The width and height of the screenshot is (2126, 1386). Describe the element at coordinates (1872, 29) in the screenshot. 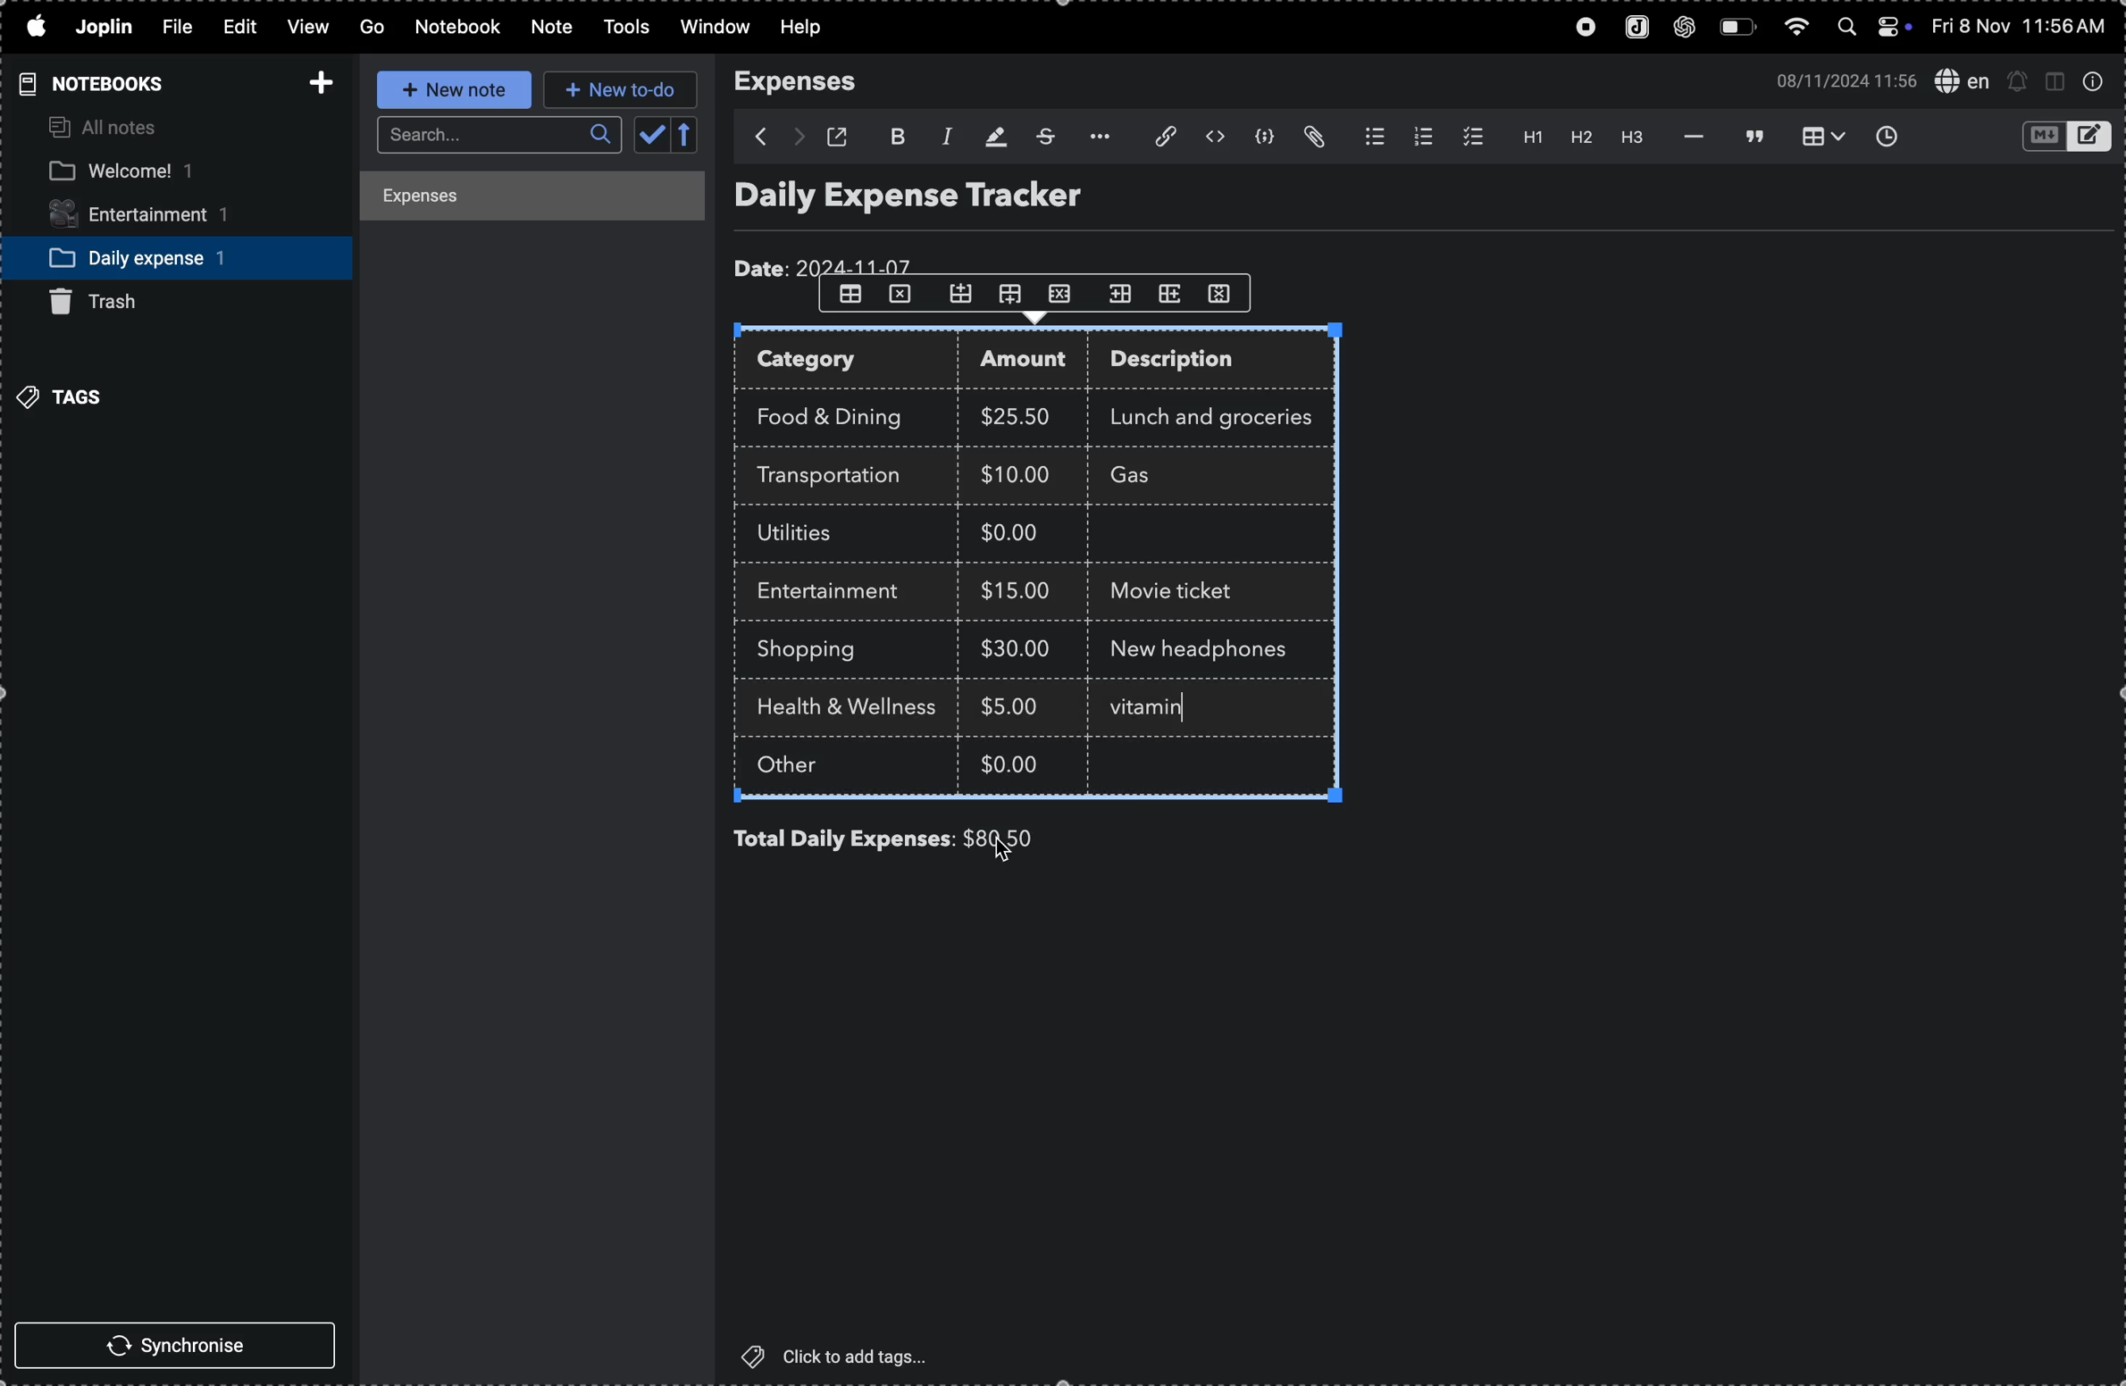

I see `apple widgets` at that location.